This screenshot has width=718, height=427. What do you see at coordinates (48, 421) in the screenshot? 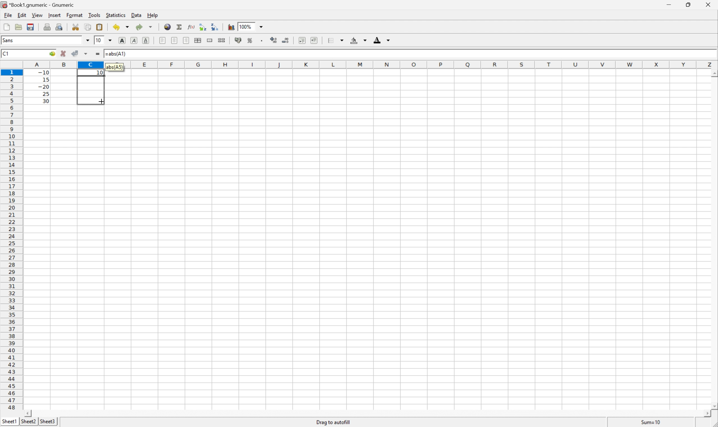
I see `Shee3` at bounding box center [48, 421].